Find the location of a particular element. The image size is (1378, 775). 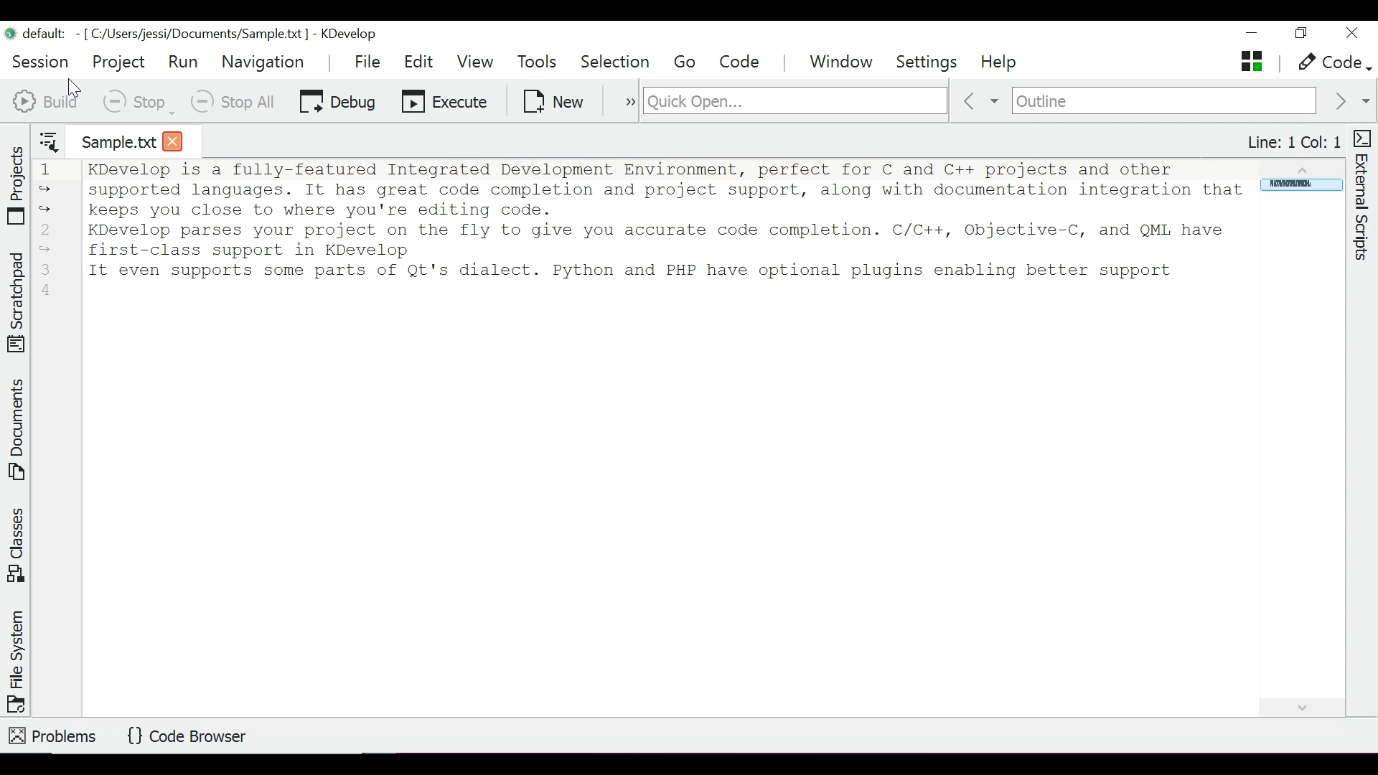

Problems is located at coordinates (53, 736).